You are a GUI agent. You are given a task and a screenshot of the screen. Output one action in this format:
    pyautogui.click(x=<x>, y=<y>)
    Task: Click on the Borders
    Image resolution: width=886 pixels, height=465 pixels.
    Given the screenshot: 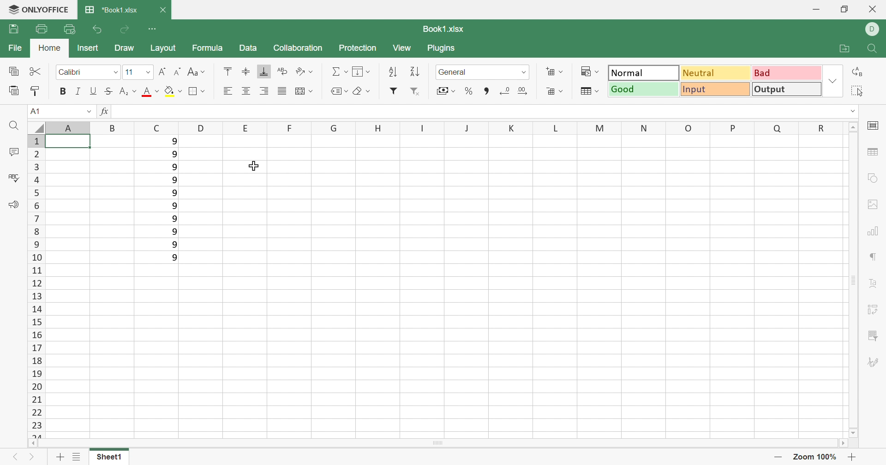 What is the action you would take?
    pyautogui.click(x=197, y=91)
    